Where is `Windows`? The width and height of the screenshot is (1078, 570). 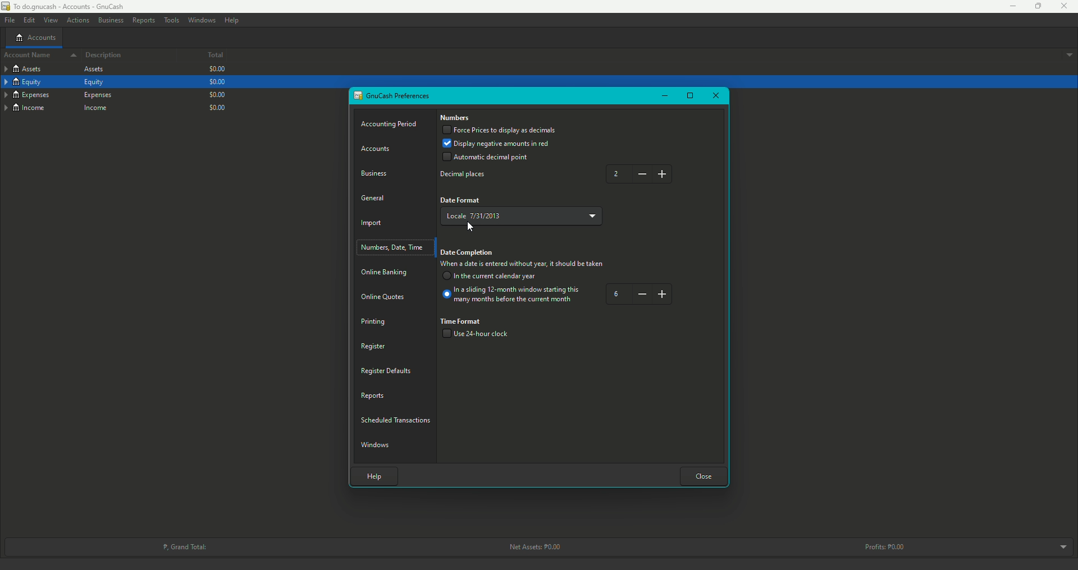
Windows is located at coordinates (202, 20).